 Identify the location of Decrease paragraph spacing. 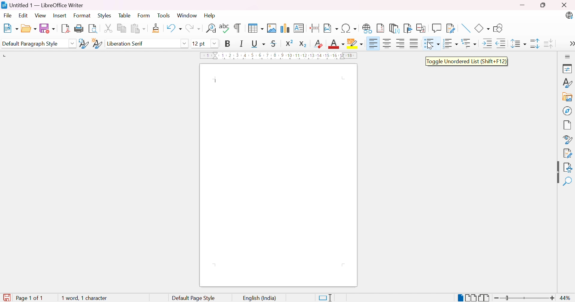
(549, 44).